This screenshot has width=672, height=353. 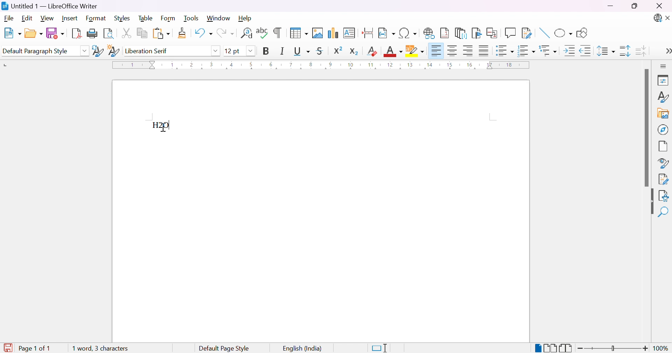 I want to click on Set line spacing, so click(x=604, y=51).